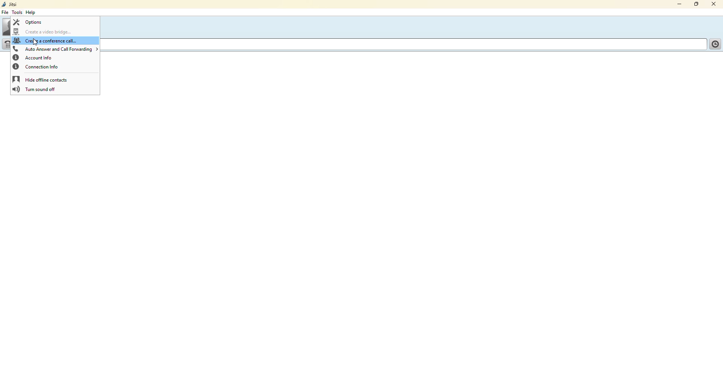 The image size is (723, 388). Describe the element at coordinates (36, 67) in the screenshot. I see `connection info` at that location.